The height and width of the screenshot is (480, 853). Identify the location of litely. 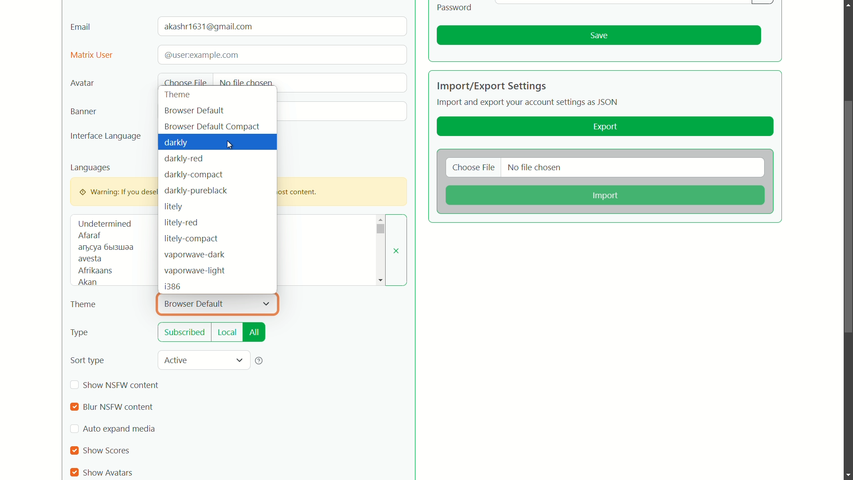
(172, 208).